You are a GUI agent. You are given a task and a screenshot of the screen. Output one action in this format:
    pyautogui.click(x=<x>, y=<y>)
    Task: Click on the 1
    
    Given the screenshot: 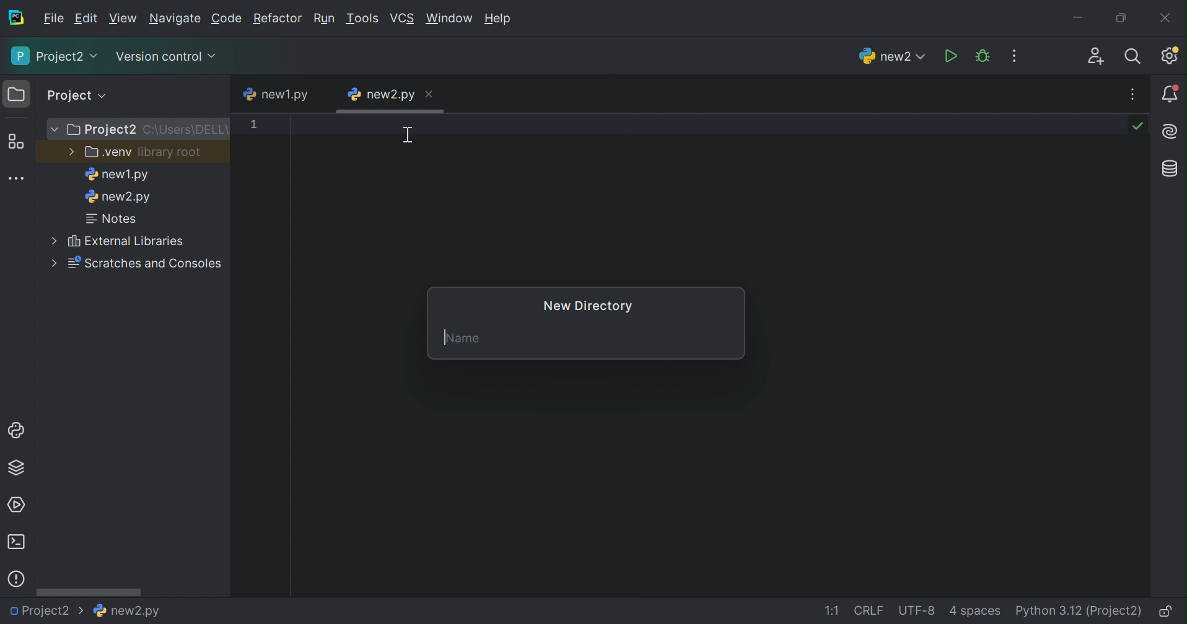 What is the action you would take?
    pyautogui.click(x=255, y=126)
    